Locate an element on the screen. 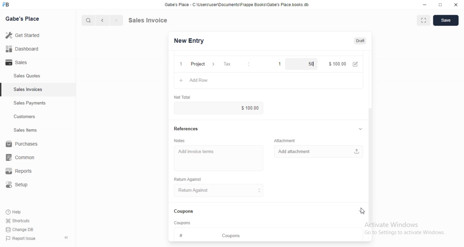  Add invoice terms is located at coordinates (219, 156).